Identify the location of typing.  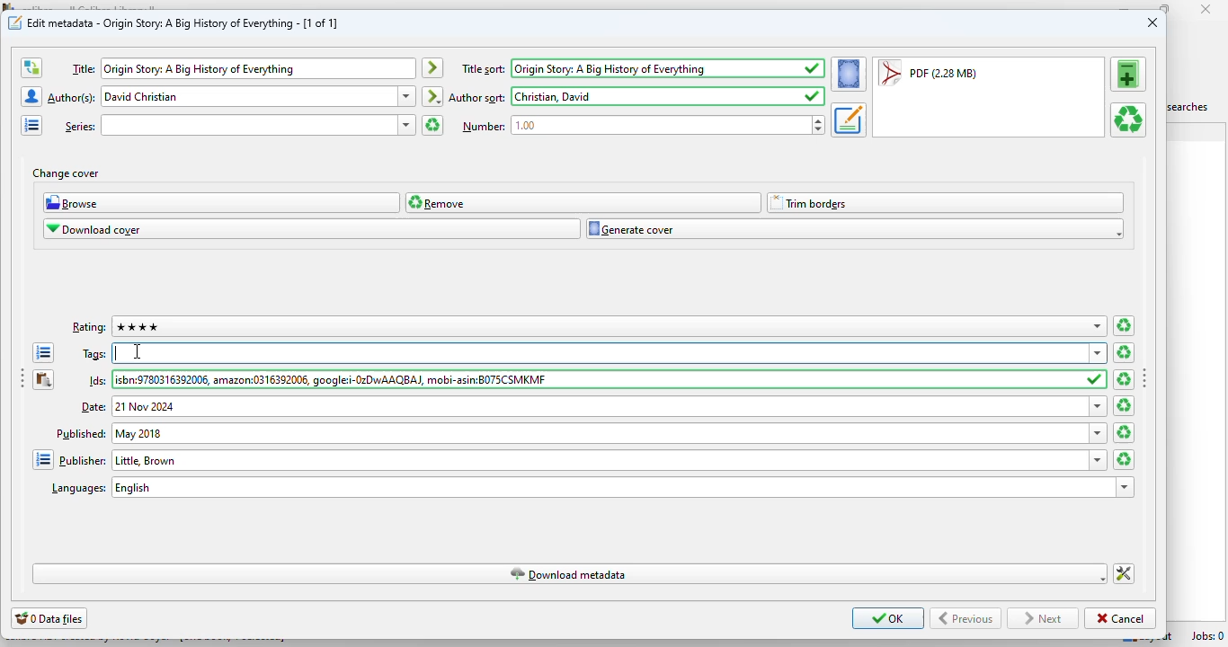
(118, 353).